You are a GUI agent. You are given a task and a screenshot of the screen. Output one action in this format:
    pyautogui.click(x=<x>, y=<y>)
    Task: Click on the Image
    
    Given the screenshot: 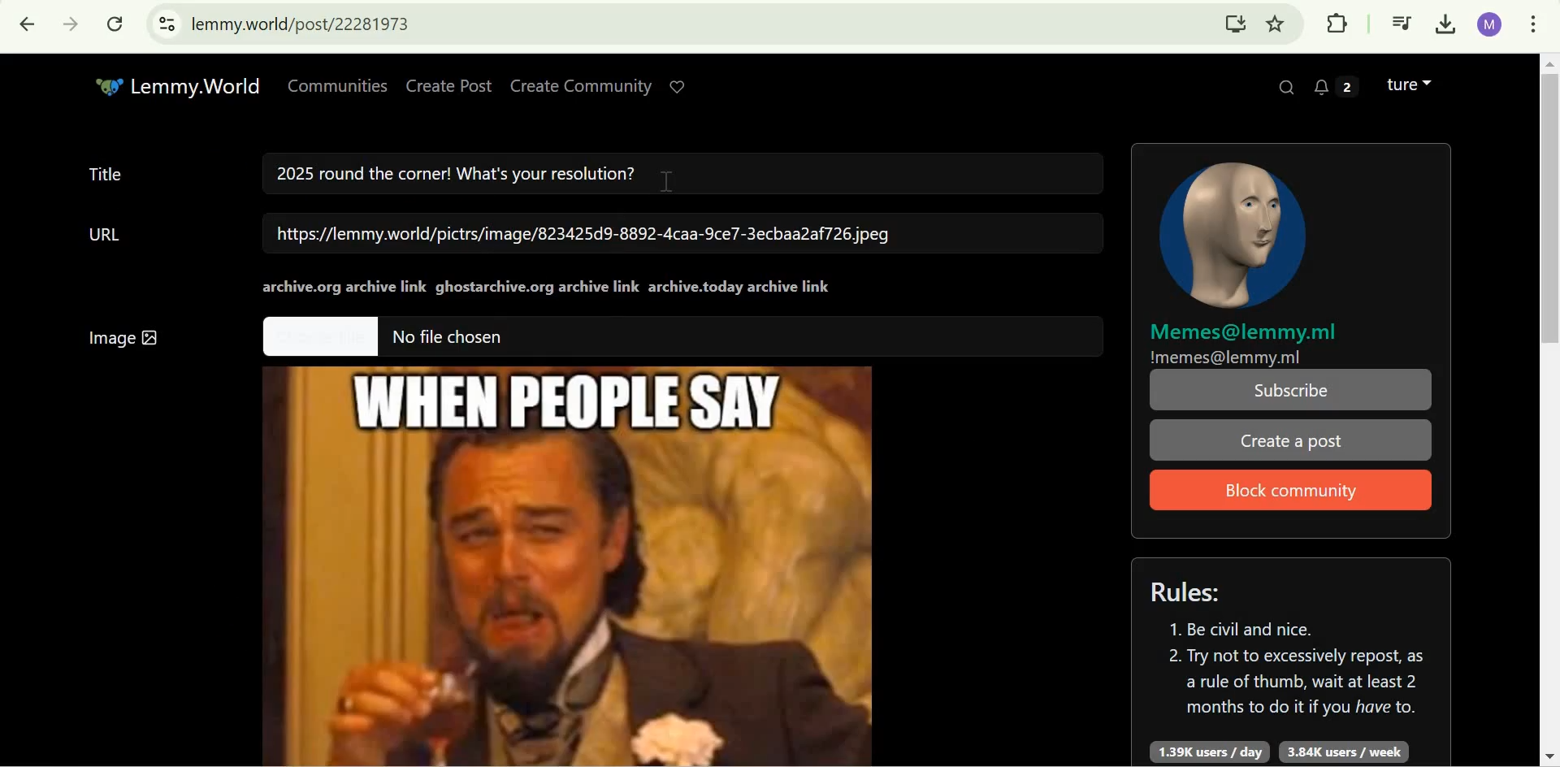 What is the action you would take?
    pyautogui.click(x=579, y=559)
    